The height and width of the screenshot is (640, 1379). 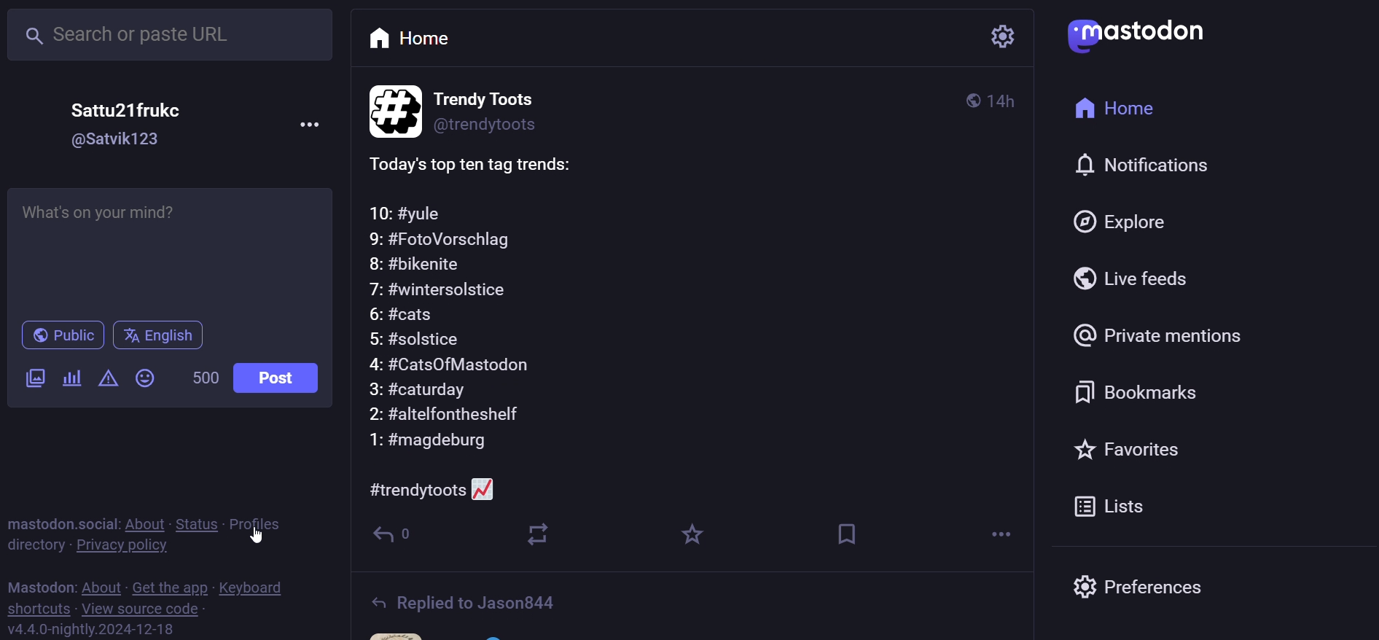 What do you see at coordinates (101, 587) in the screenshot?
I see `about` at bounding box center [101, 587].